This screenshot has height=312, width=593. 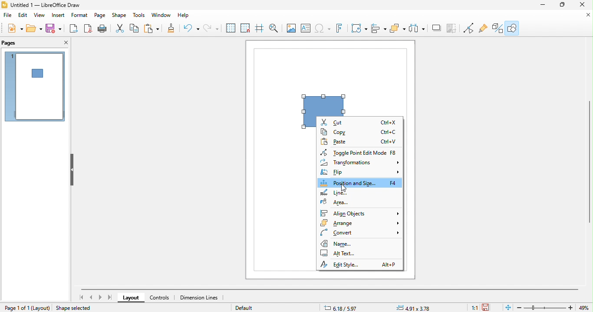 What do you see at coordinates (398, 28) in the screenshot?
I see `select at least three object to distribute` at bounding box center [398, 28].